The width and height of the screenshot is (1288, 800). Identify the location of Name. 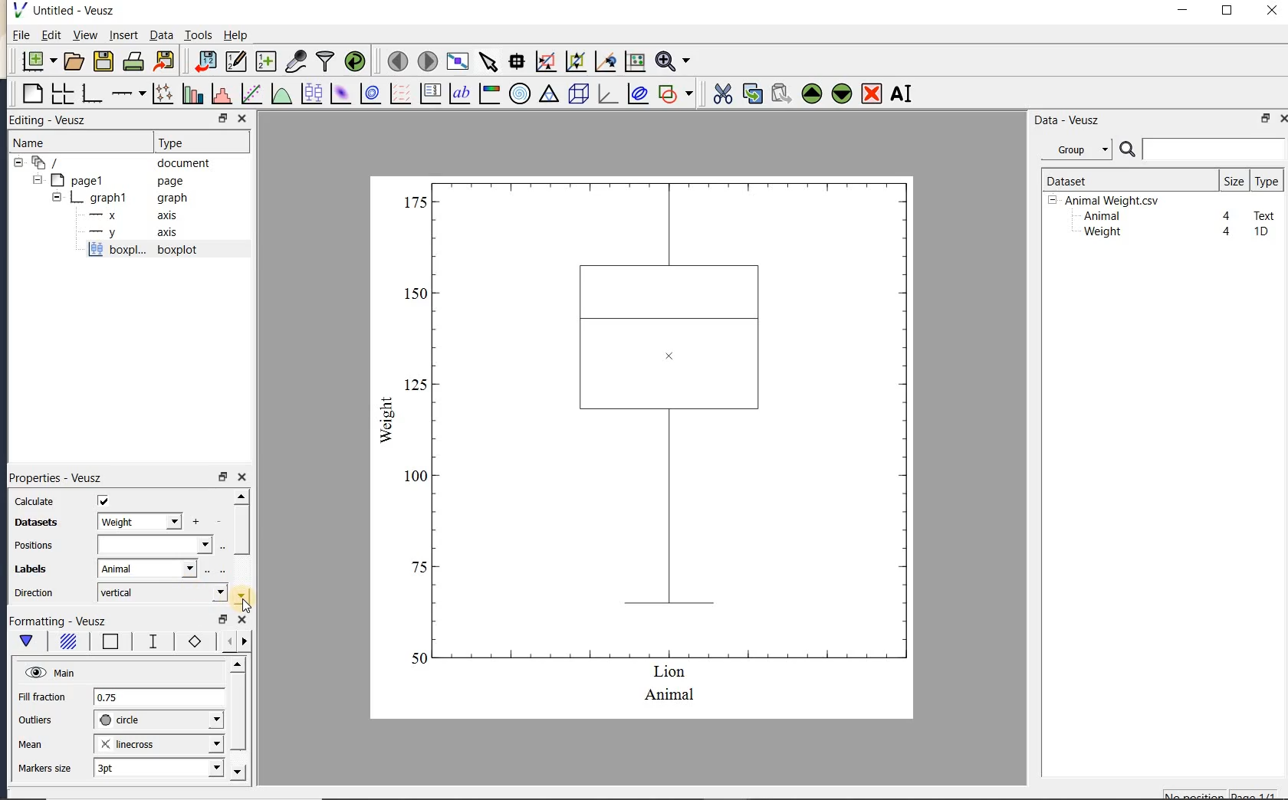
(45, 143).